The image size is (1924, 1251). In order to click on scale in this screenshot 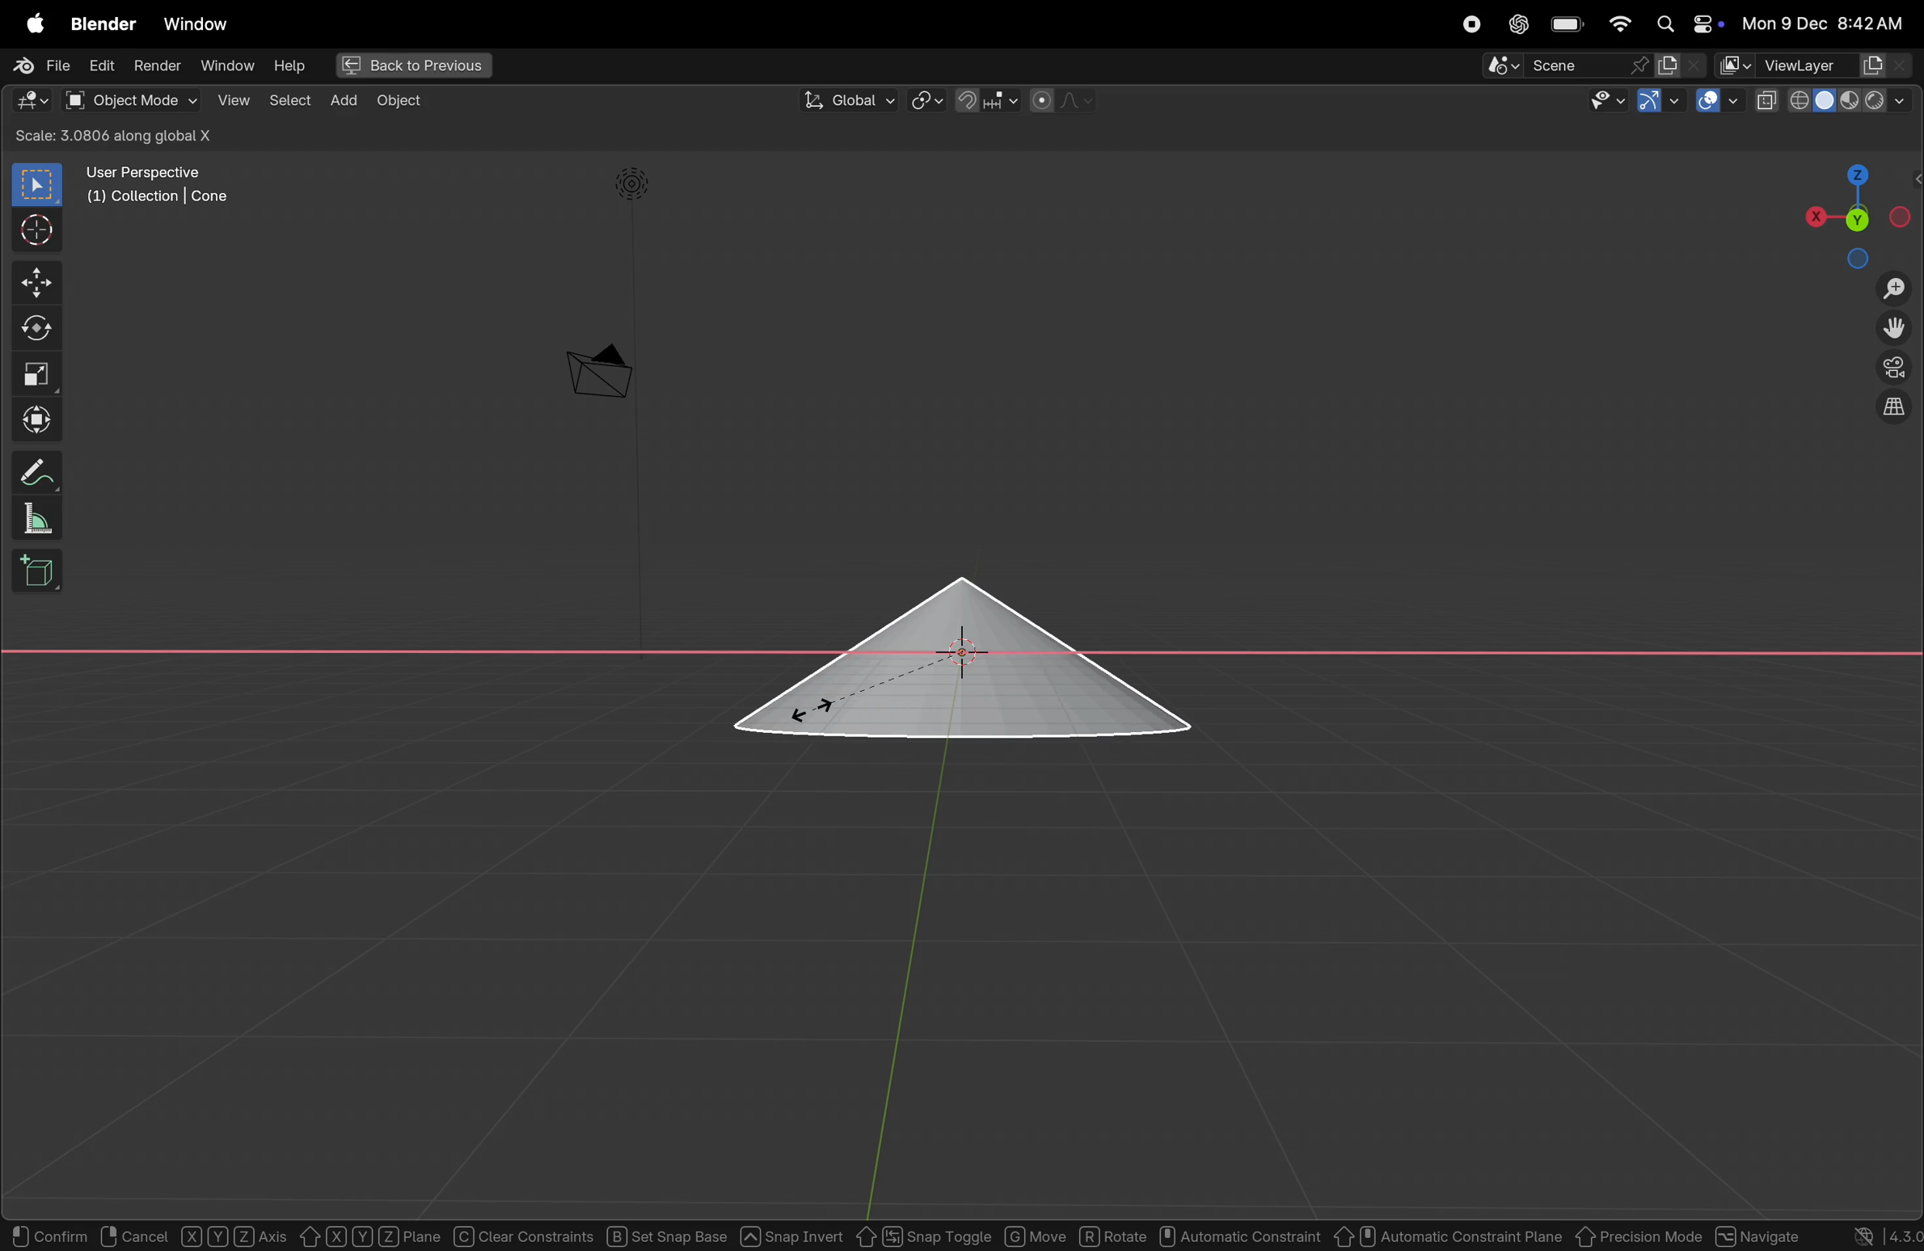, I will do `click(36, 373)`.